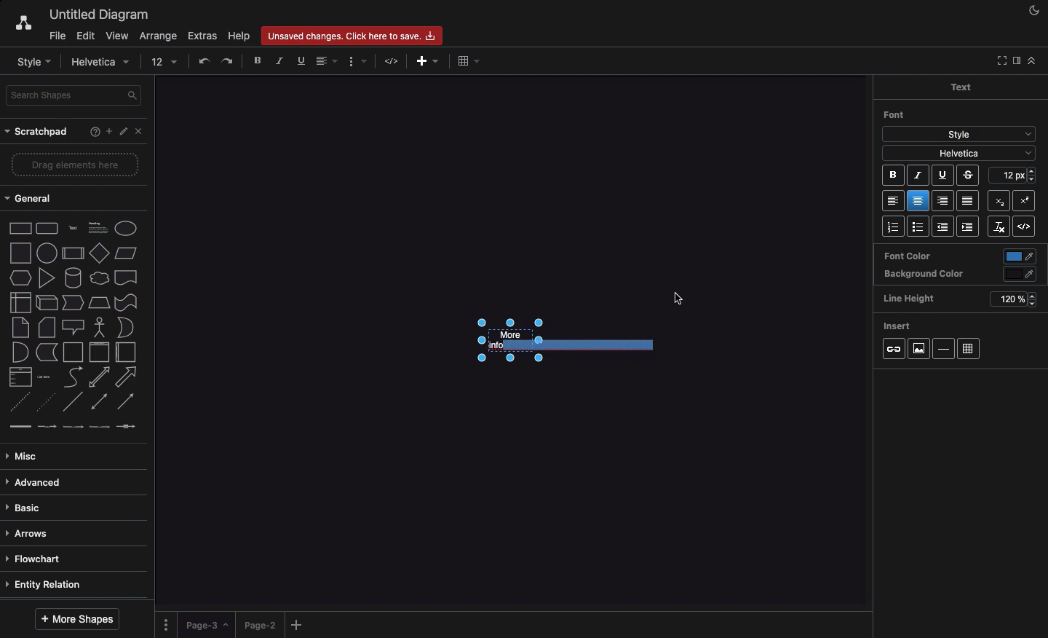  What do you see at coordinates (1028, 227) in the screenshot?
I see `Embed` at bounding box center [1028, 227].